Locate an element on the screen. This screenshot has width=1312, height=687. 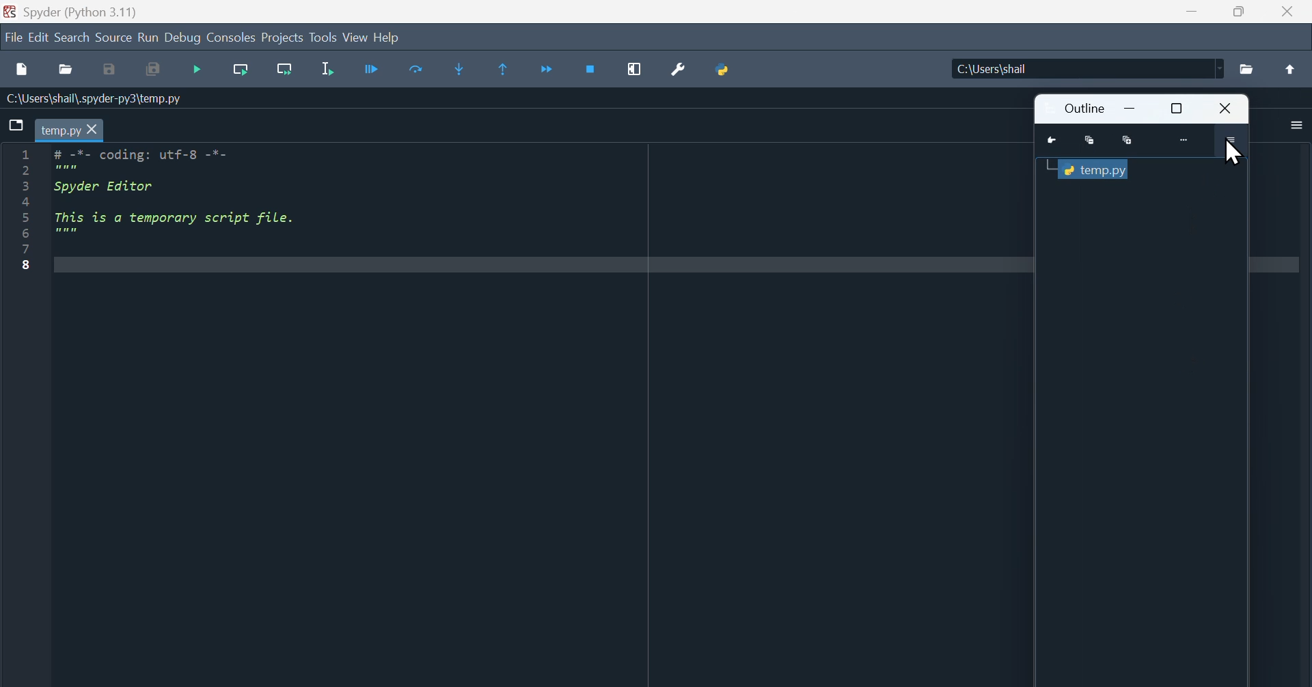
Run is located at coordinates (373, 68).